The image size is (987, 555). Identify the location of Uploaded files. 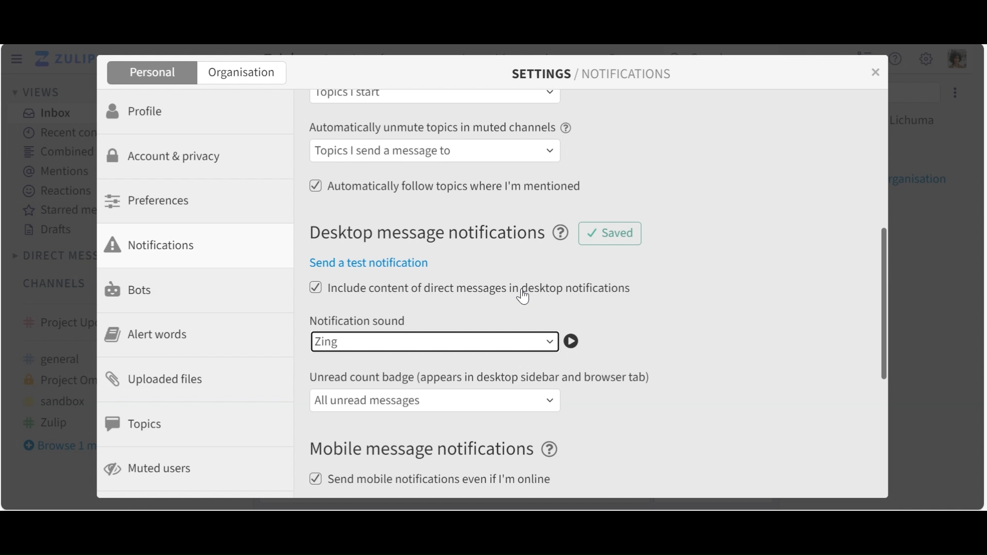
(159, 378).